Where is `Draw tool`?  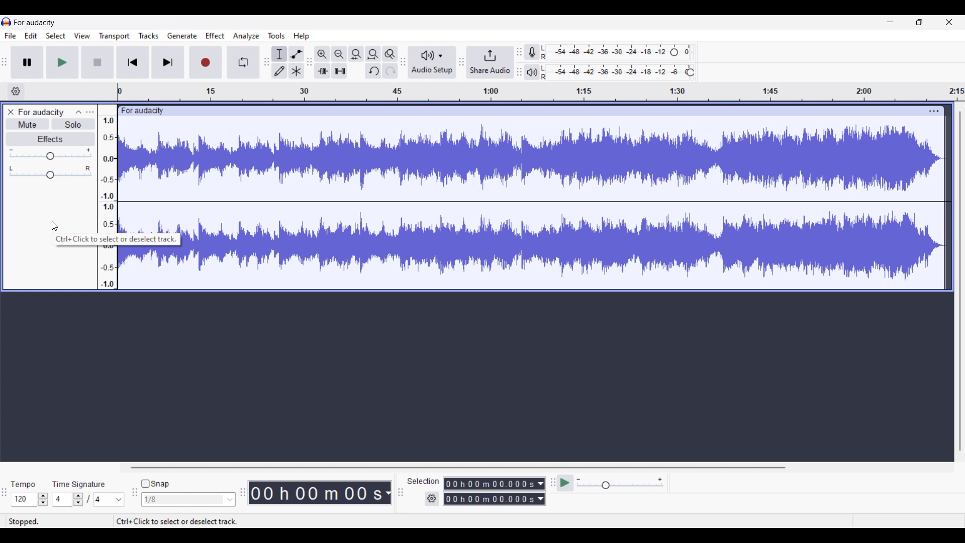
Draw tool is located at coordinates (279, 71).